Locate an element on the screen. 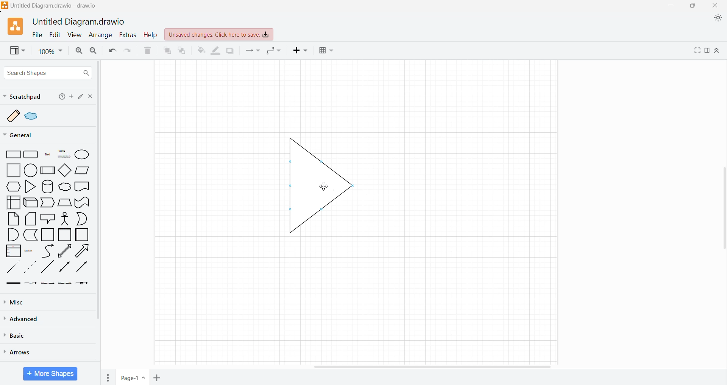 The image size is (727, 385). Table is located at coordinates (327, 51).